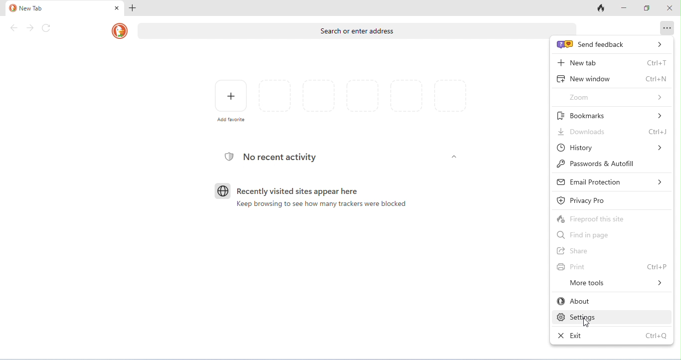 The height and width of the screenshot is (360, 681). Describe the element at coordinates (230, 100) in the screenshot. I see `add favorite` at that location.